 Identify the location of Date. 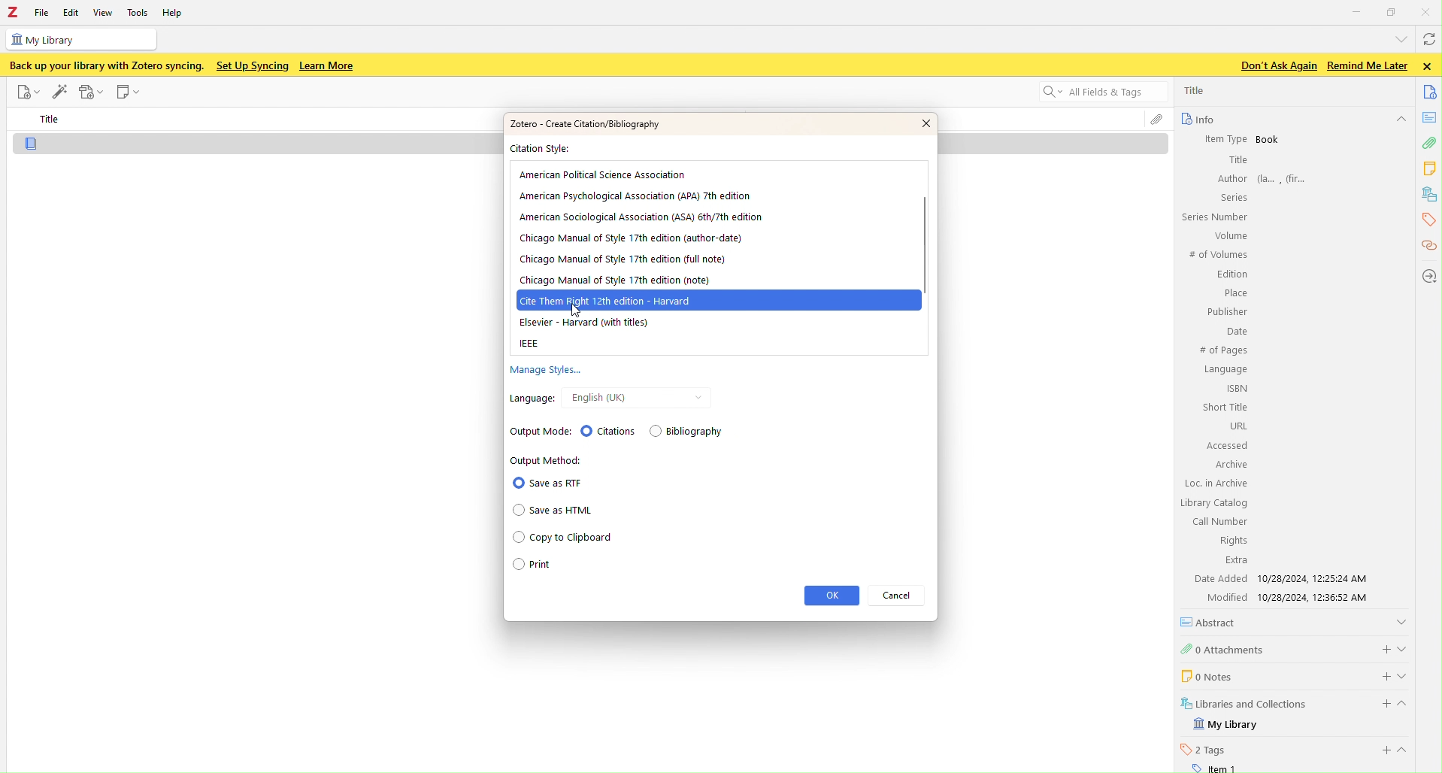
(1235, 332).